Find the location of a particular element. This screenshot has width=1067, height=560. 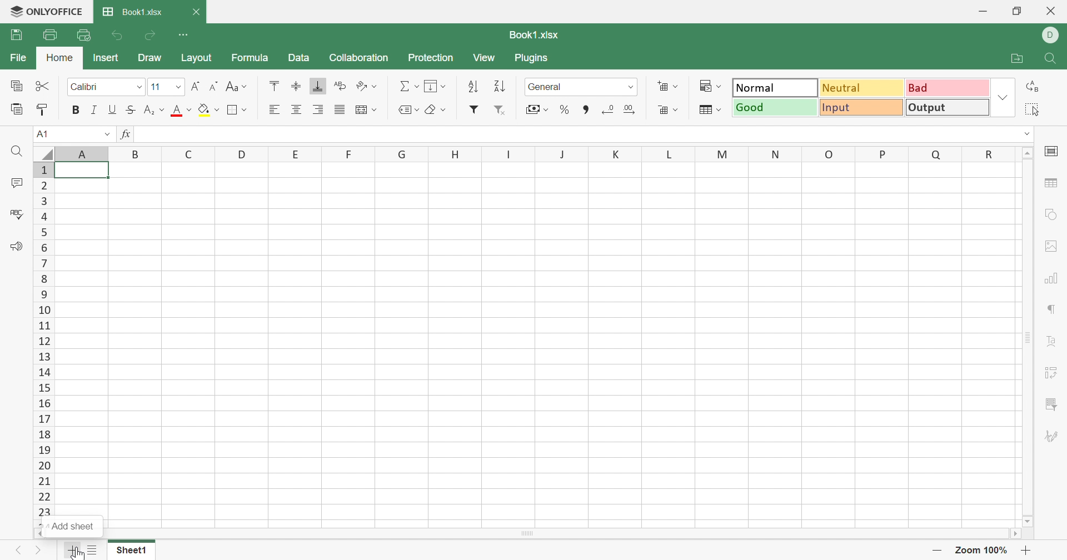

11 is located at coordinates (156, 87).